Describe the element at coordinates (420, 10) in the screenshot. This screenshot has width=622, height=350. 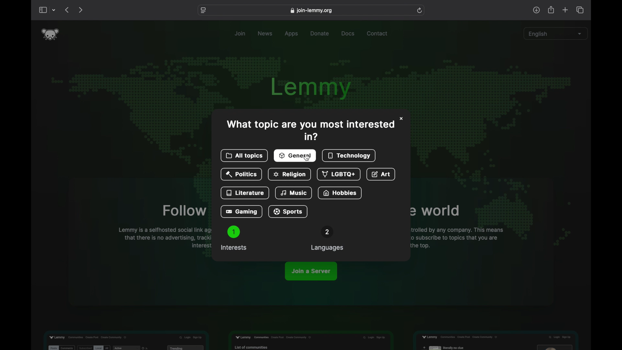
I see `refresh` at that location.